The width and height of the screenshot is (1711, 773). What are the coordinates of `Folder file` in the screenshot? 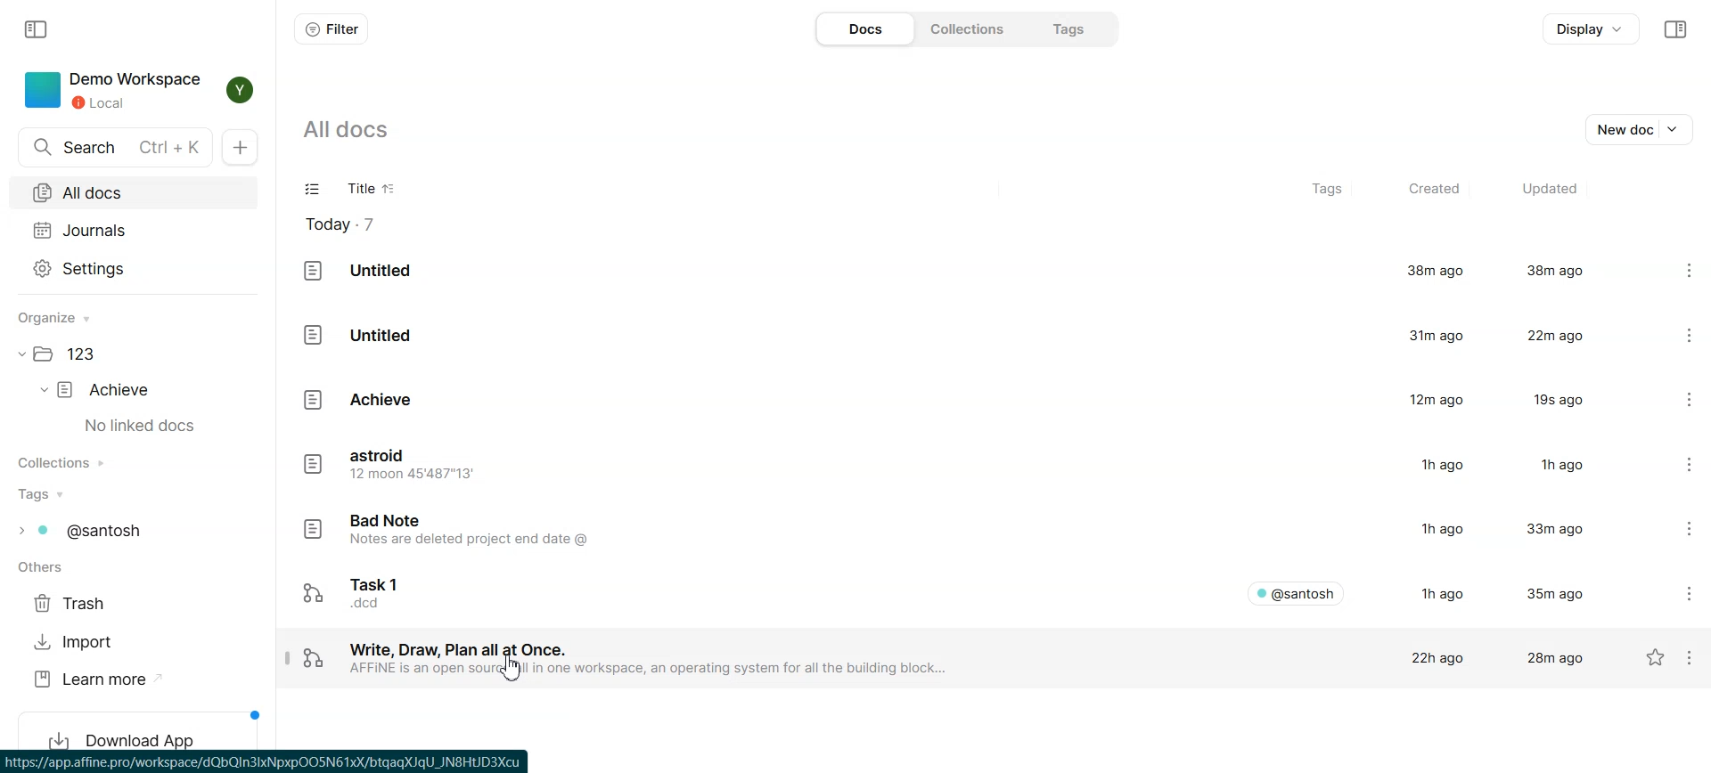 It's located at (74, 355).